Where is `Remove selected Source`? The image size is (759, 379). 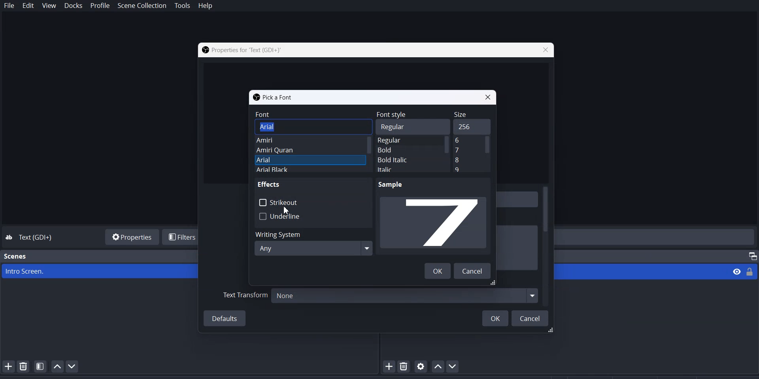
Remove selected Source is located at coordinates (405, 366).